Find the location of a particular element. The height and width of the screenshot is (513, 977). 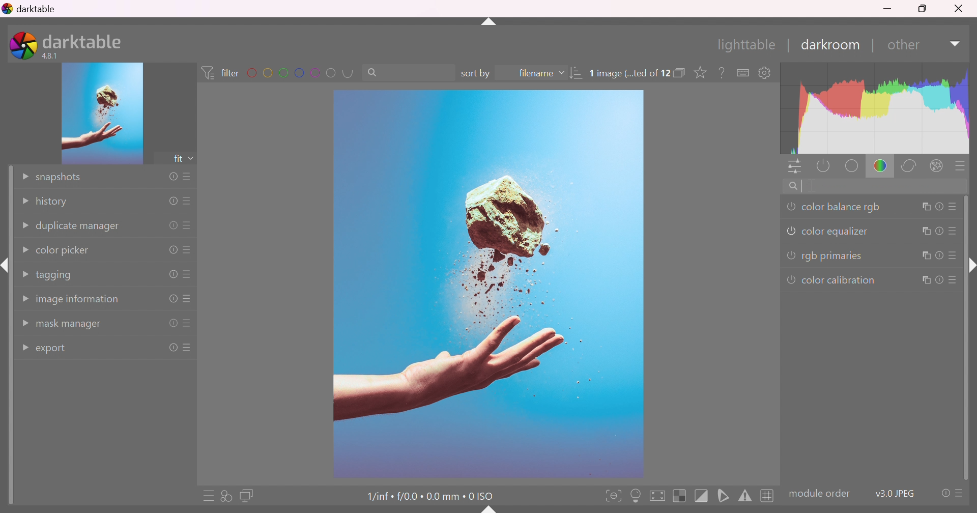

image is located at coordinates (490, 284).